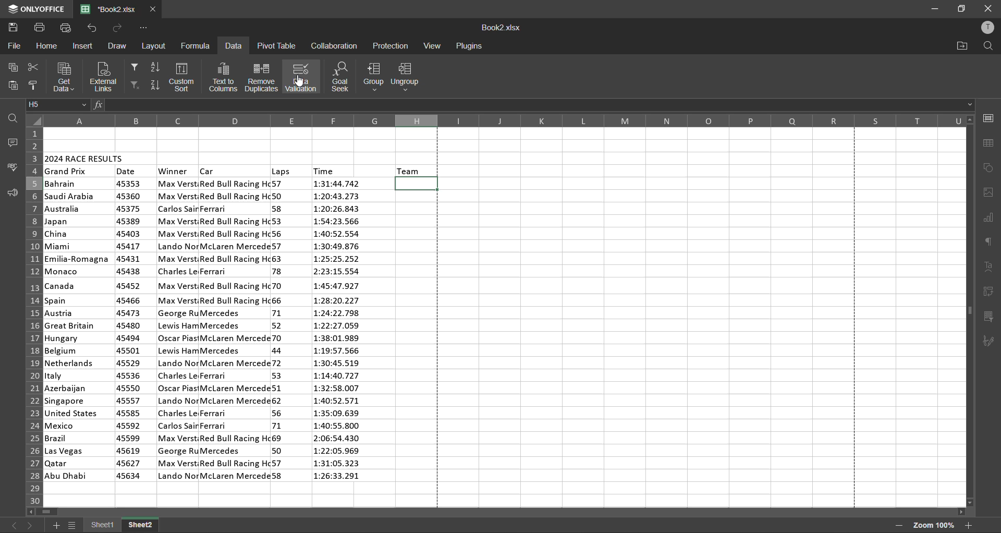 The image size is (1001, 533). What do you see at coordinates (56, 525) in the screenshot?
I see `add sheet` at bounding box center [56, 525].